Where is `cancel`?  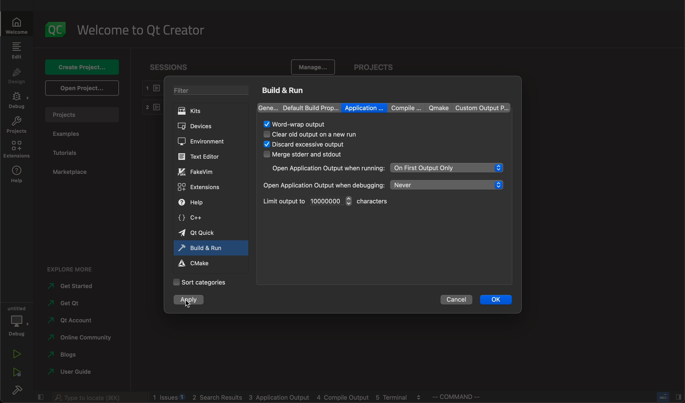
cancel is located at coordinates (456, 300).